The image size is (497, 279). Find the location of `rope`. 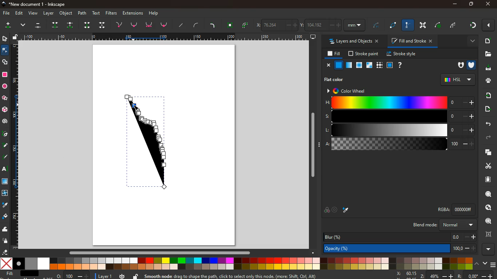

rope is located at coordinates (394, 25).